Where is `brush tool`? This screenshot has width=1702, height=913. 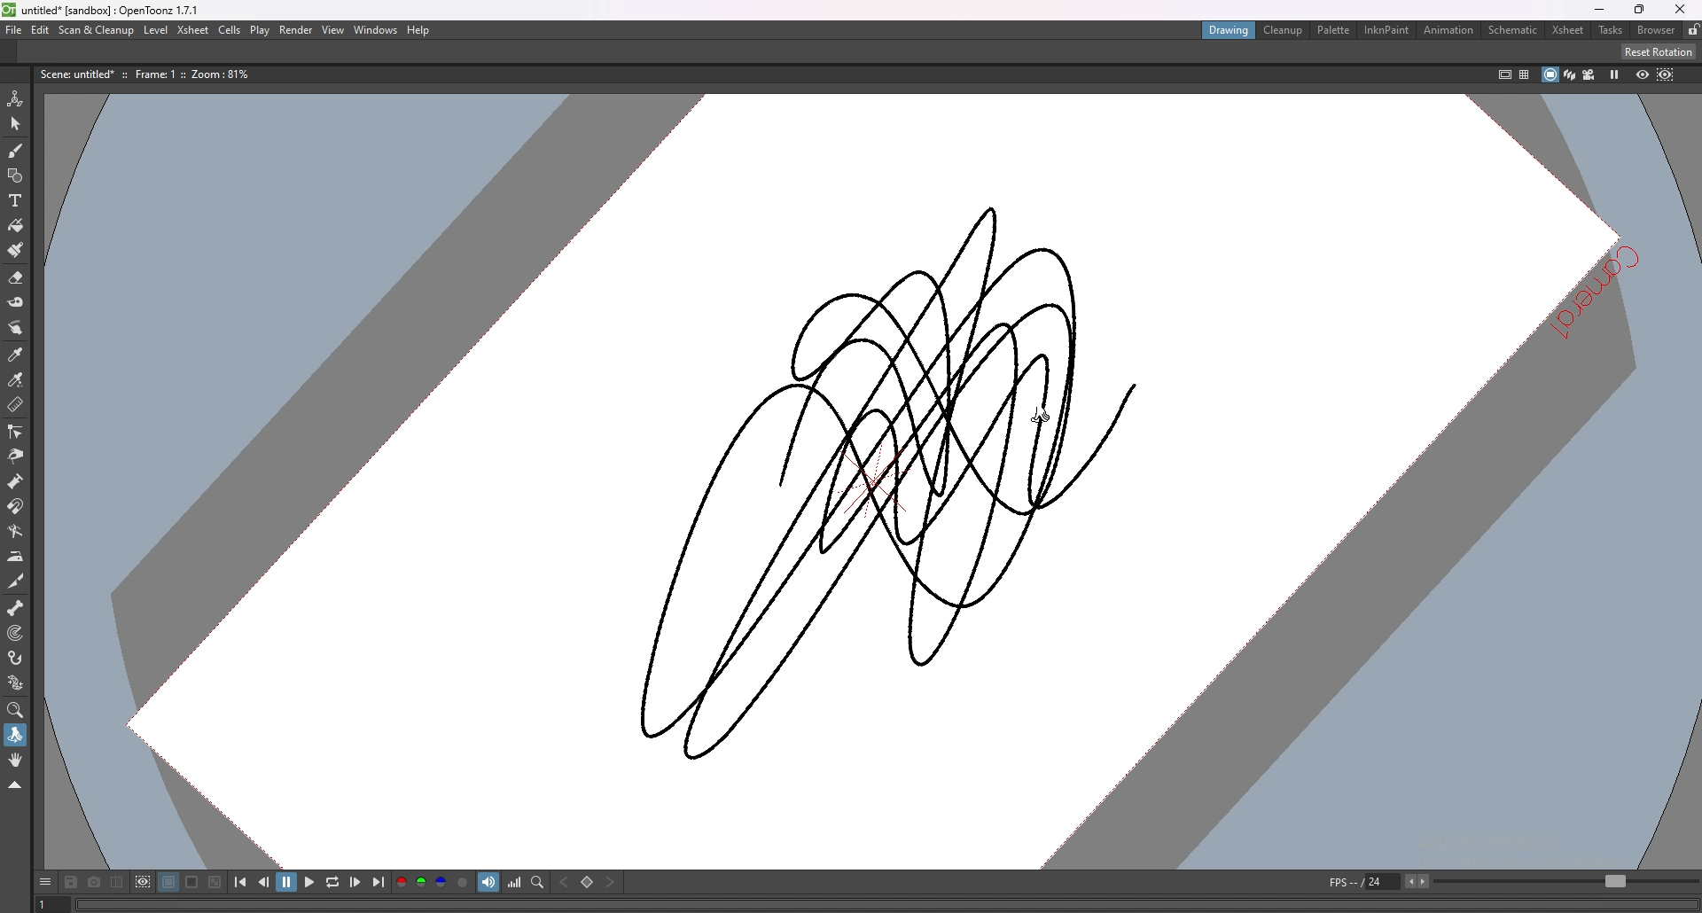
brush tool is located at coordinates (15, 150).